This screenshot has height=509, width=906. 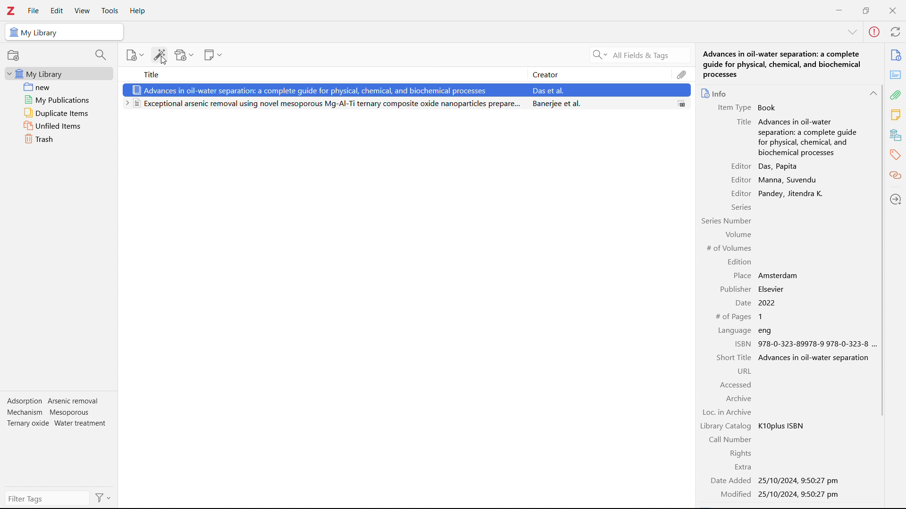 I want to click on volume, so click(x=737, y=235).